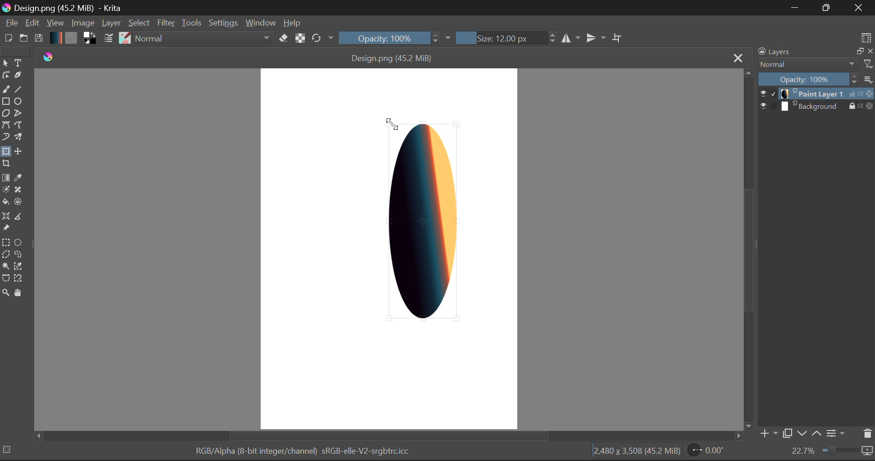  What do you see at coordinates (815, 51) in the screenshot?
I see `Layers Docker Tab` at bounding box center [815, 51].